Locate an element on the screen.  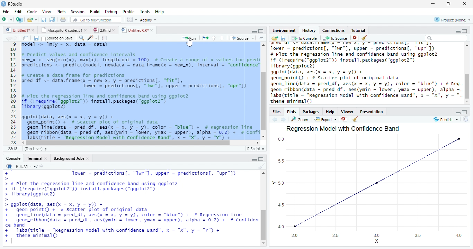
Load workspace is located at coordinates (275, 39).